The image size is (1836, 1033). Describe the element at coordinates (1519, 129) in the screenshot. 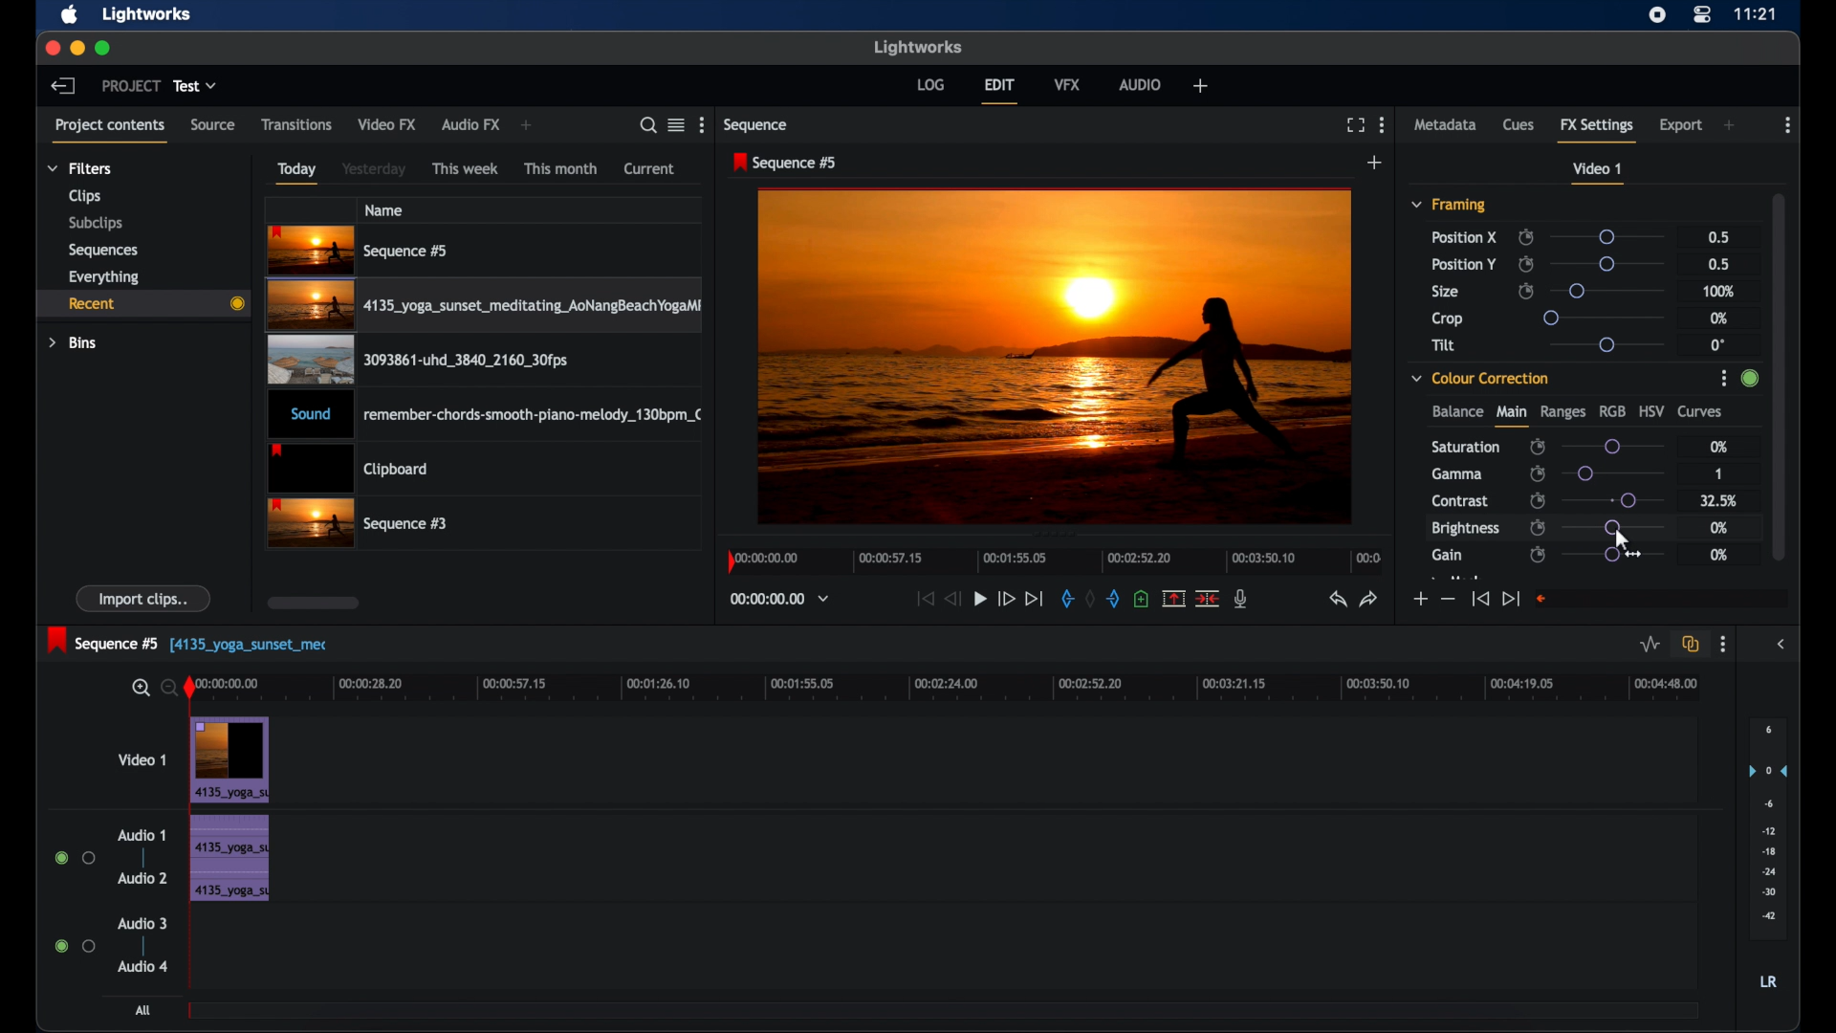

I see `cues` at that location.